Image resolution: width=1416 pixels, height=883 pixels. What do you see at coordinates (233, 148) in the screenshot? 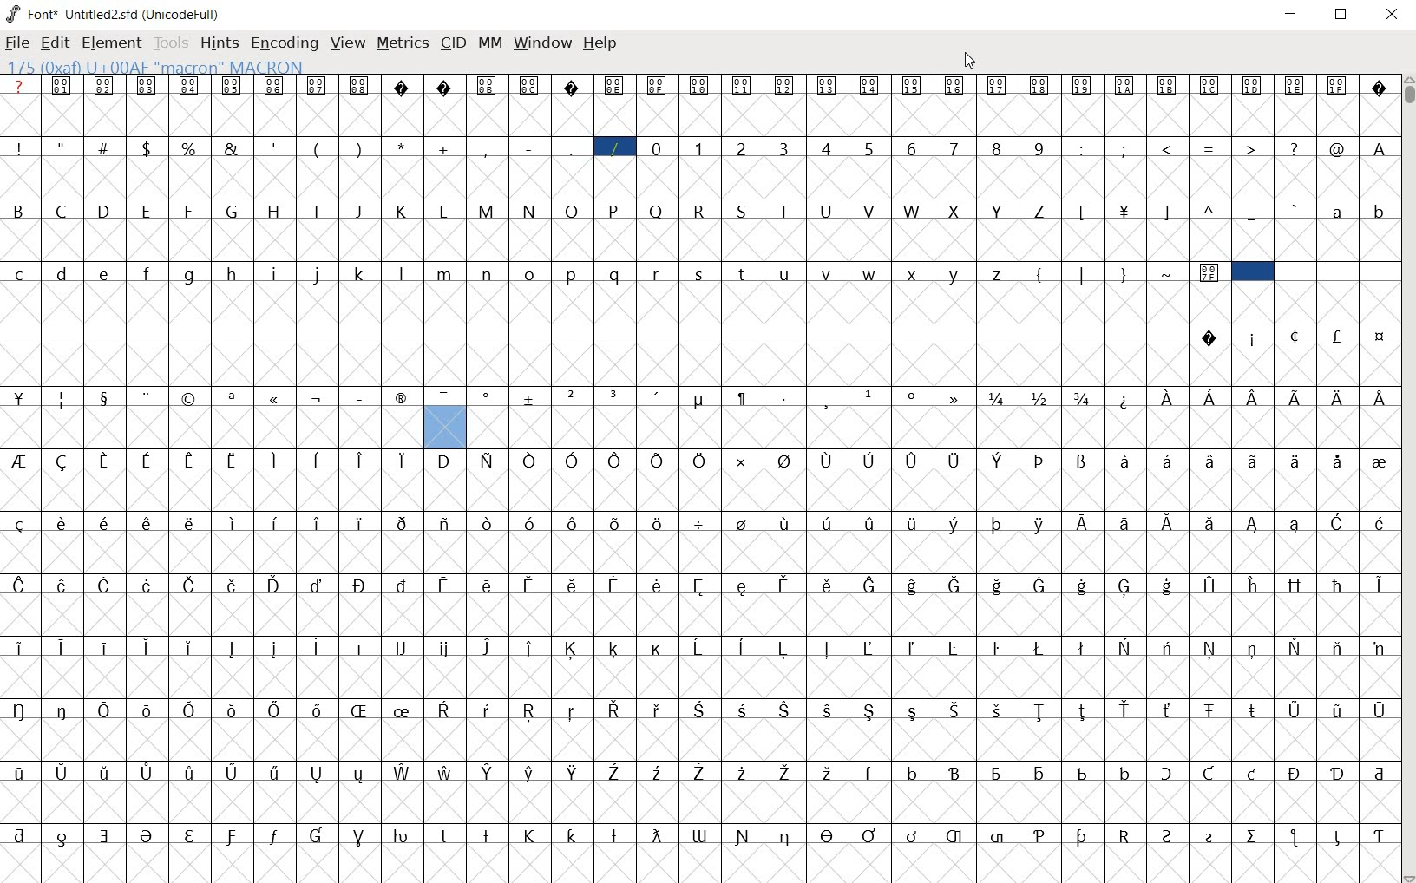
I see `&` at bounding box center [233, 148].